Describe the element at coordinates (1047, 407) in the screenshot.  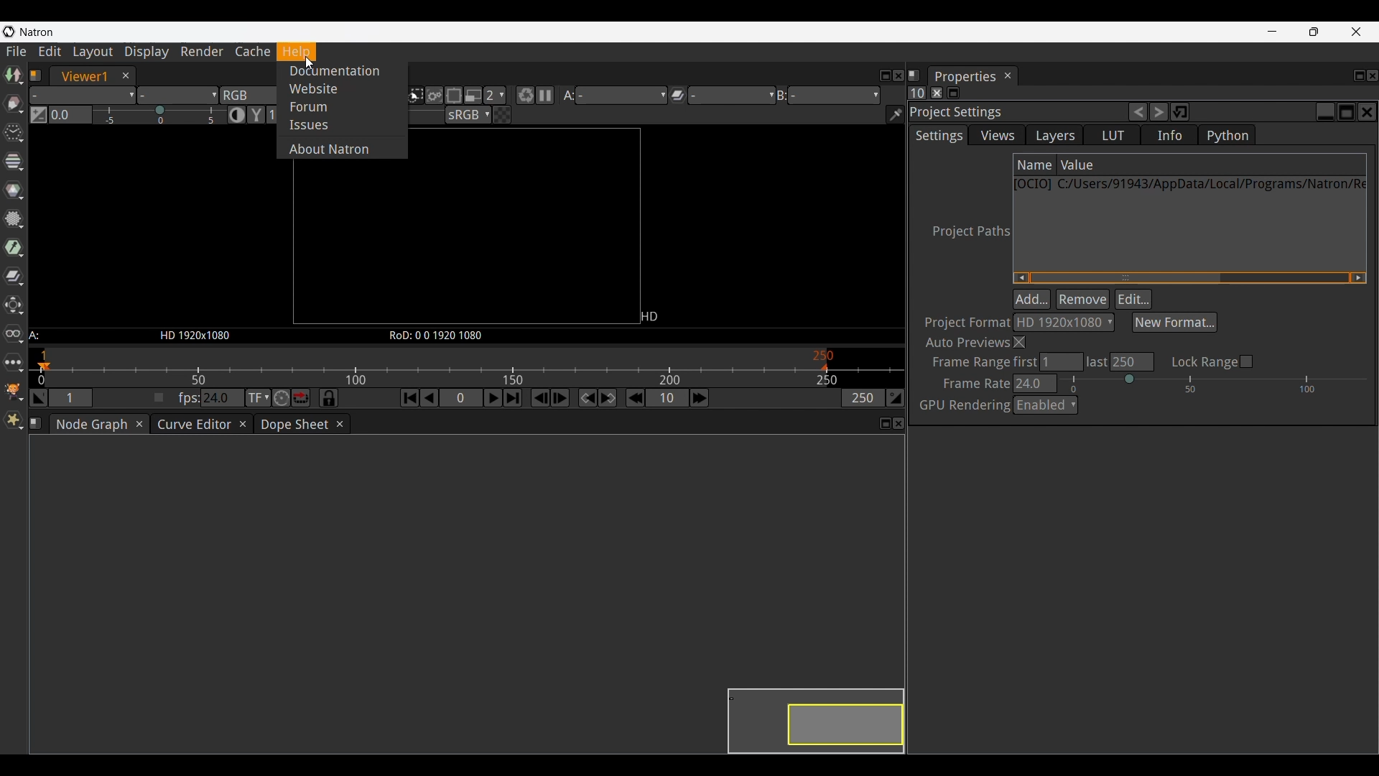
I see `Enabled` at that location.